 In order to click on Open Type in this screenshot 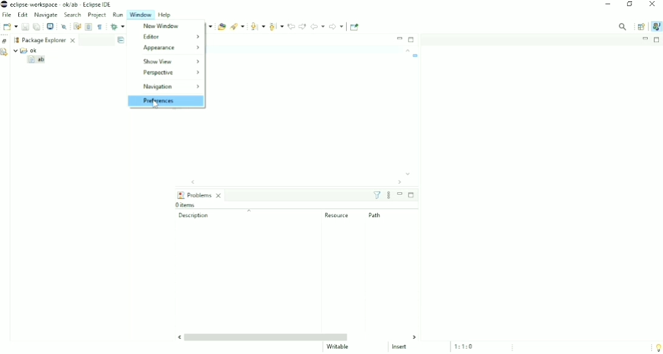, I will do `click(221, 26)`.